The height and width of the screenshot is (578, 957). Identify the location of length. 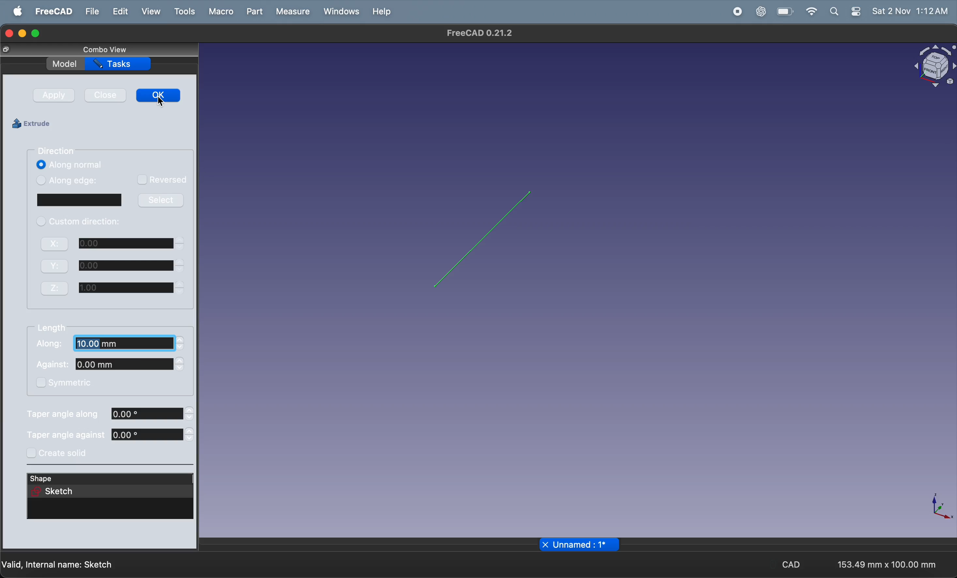
(54, 329).